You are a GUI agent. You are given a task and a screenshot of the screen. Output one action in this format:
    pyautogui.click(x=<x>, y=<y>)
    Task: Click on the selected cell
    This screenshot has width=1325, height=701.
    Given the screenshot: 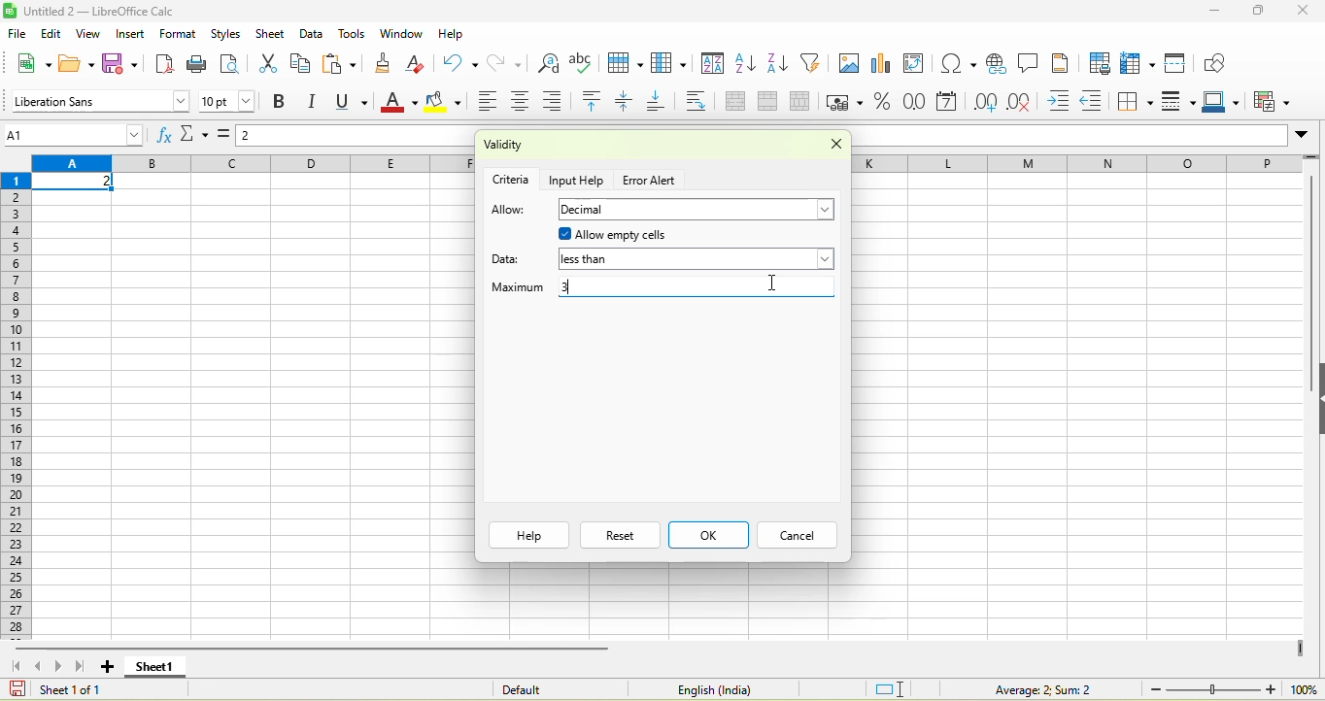 What is the action you would take?
    pyautogui.click(x=75, y=183)
    